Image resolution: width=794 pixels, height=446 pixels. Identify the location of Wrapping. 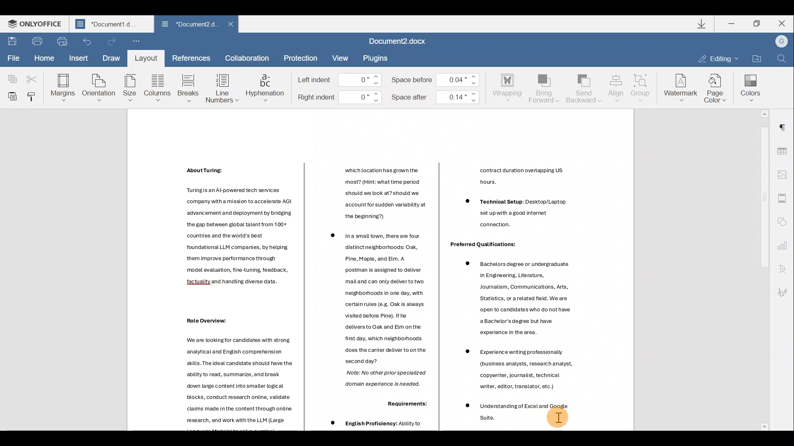
(509, 86).